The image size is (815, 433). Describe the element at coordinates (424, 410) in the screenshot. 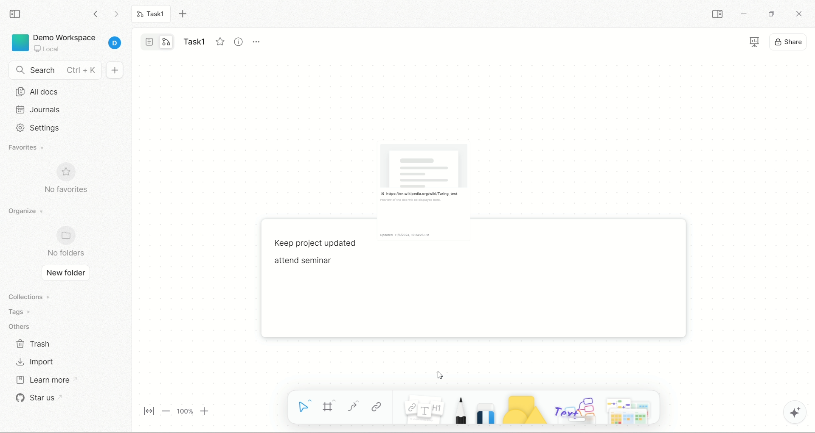

I see `note` at that location.